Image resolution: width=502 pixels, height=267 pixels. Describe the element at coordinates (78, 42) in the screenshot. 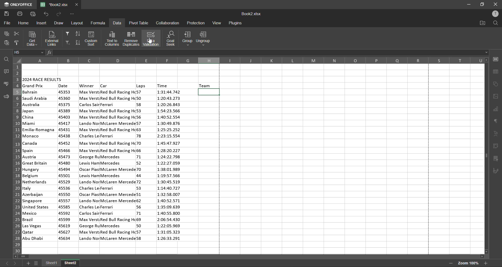

I see `sort descending` at that location.